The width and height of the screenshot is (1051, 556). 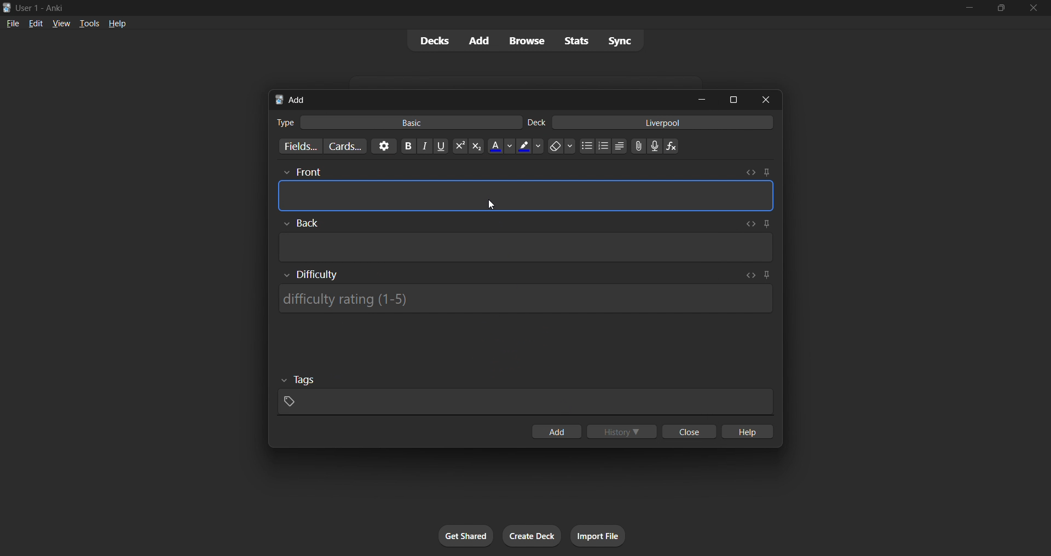 I want to click on Text, so click(x=285, y=123).